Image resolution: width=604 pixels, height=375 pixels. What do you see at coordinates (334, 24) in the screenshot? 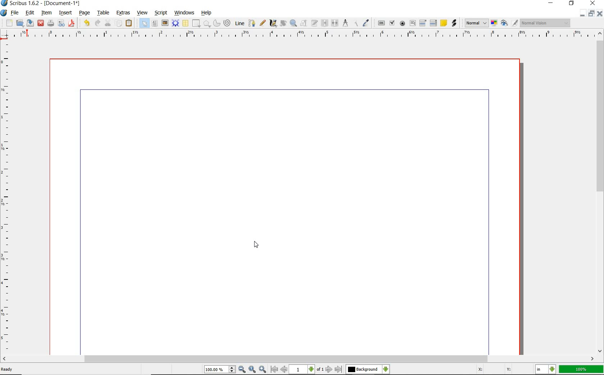
I see `unlink text frames` at bounding box center [334, 24].